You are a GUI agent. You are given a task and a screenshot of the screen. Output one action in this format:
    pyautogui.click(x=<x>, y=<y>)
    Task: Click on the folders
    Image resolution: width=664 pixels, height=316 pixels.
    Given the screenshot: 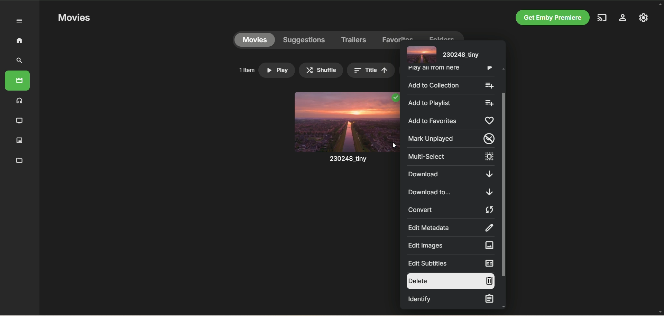 What is the action you would take?
    pyautogui.click(x=441, y=36)
    